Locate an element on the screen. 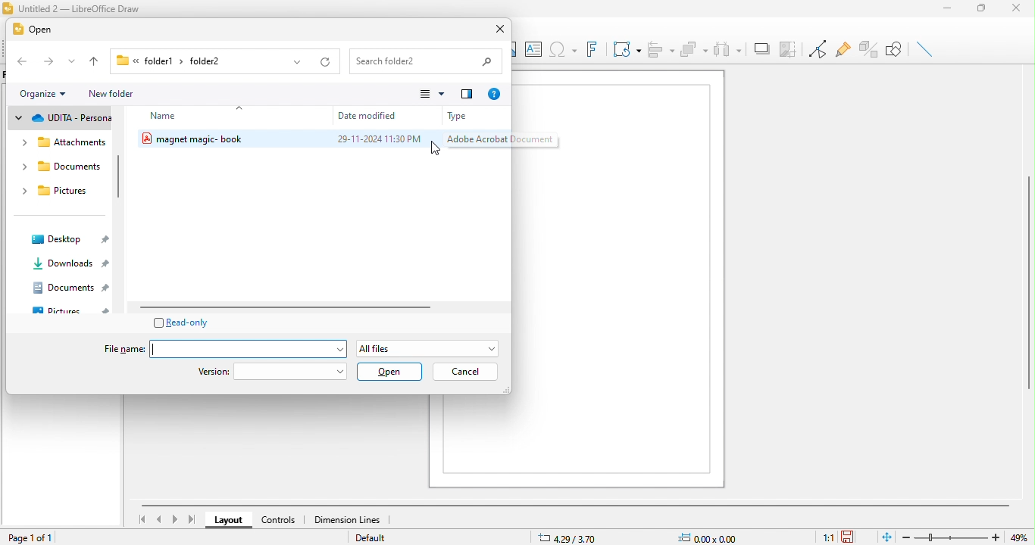 Image resolution: width=1035 pixels, height=545 pixels. gluepoint function is located at coordinates (842, 51).